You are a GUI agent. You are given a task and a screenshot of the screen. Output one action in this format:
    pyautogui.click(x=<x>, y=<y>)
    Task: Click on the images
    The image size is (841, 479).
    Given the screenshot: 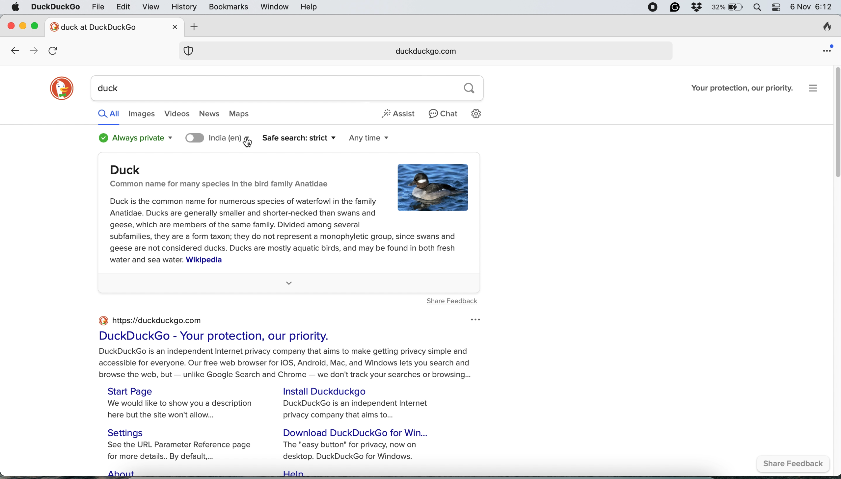 What is the action you would take?
    pyautogui.click(x=142, y=114)
    